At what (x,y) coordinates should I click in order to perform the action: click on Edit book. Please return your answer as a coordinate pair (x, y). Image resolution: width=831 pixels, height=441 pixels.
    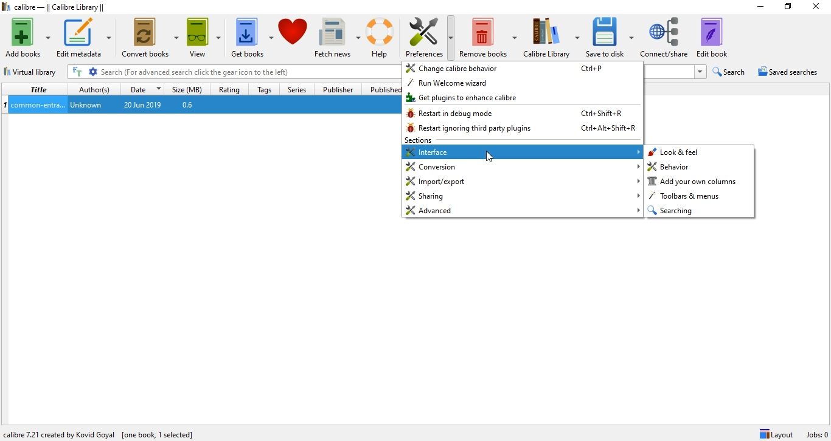
    Looking at the image, I should click on (718, 37).